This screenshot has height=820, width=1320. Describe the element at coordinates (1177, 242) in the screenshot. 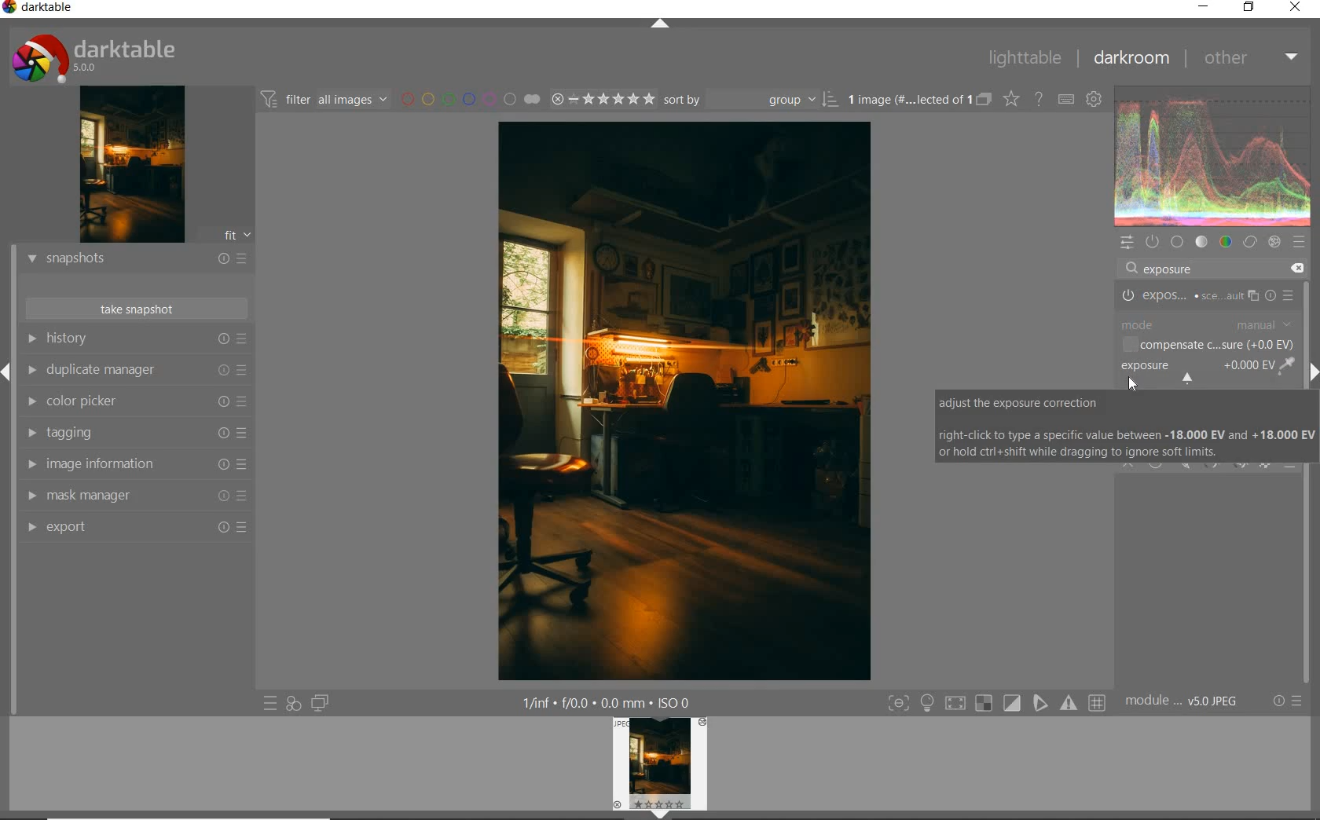

I see `base` at that location.